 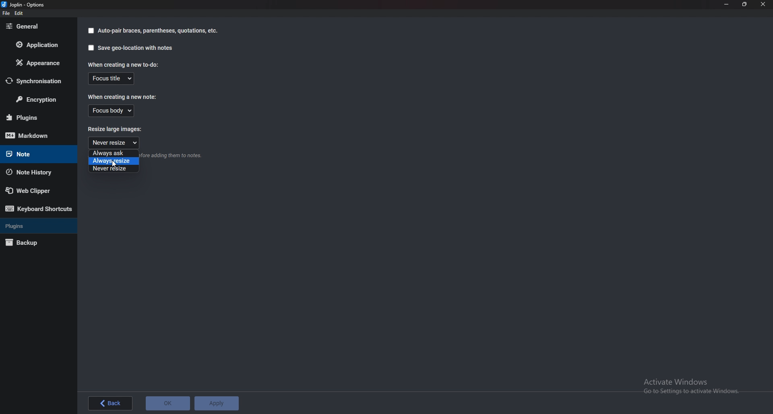 I want to click on minimize, so click(x=727, y=4).